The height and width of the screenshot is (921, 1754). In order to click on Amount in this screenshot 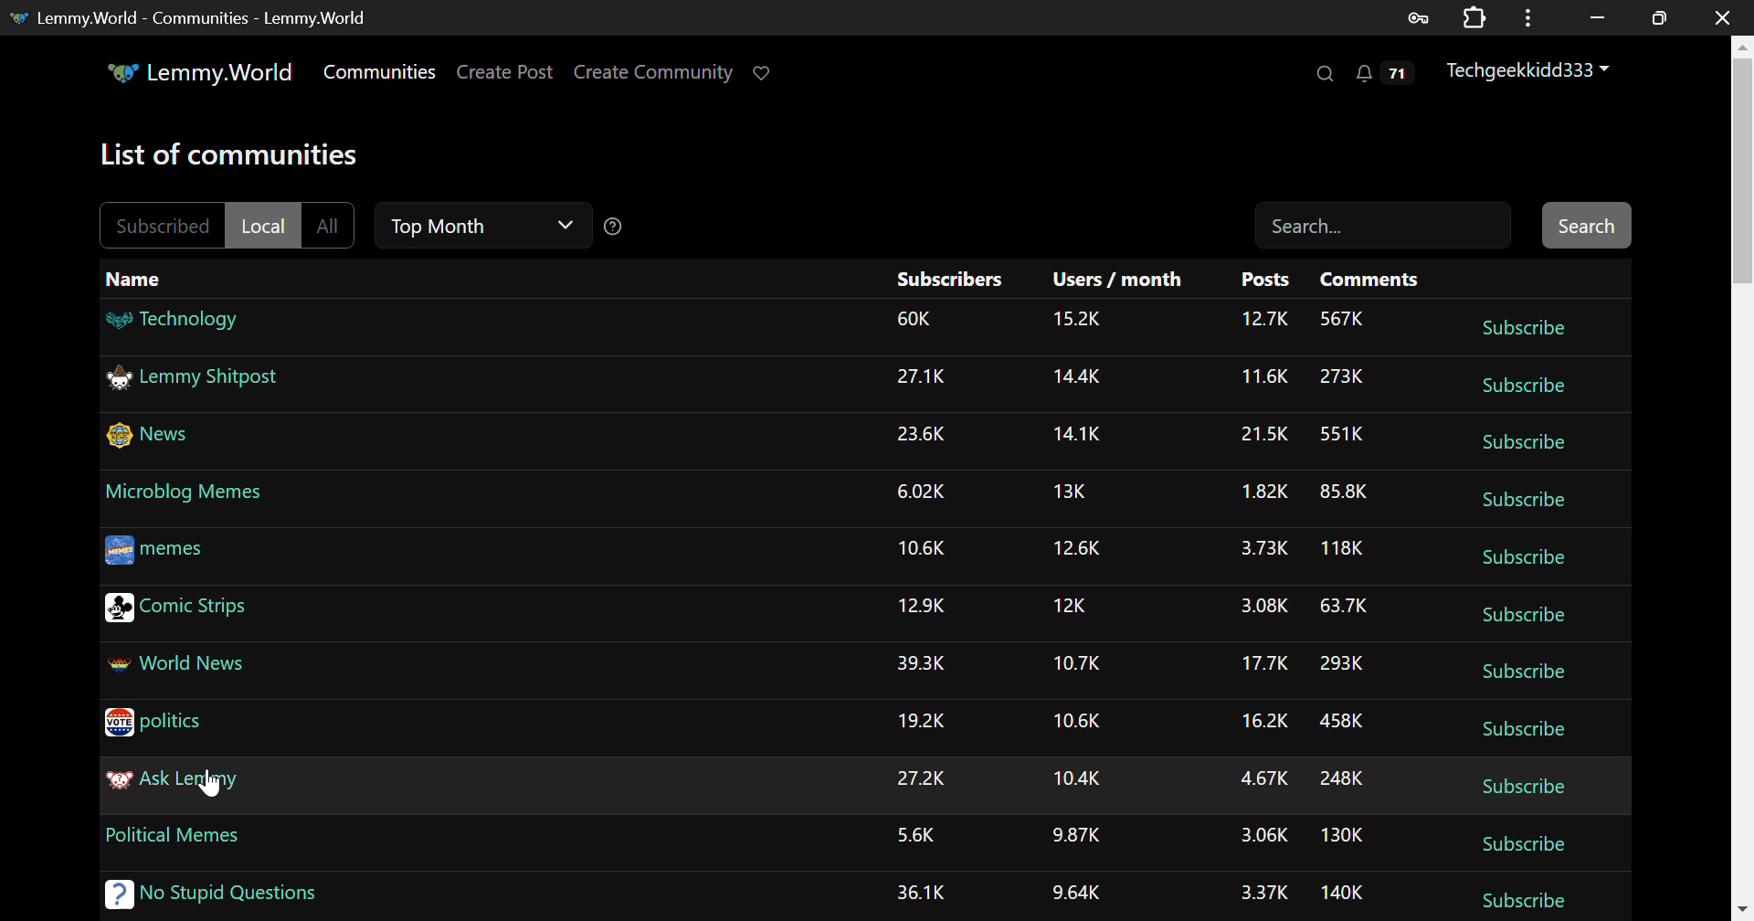, I will do `click(1337, 436)`.